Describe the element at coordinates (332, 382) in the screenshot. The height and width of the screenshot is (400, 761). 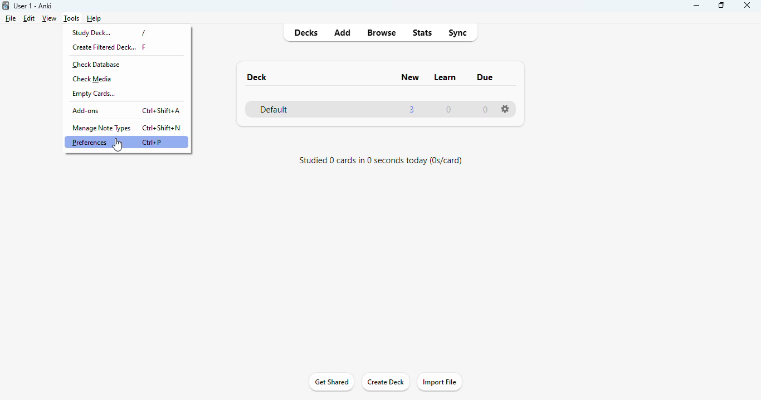
I see `get shared` at that location.